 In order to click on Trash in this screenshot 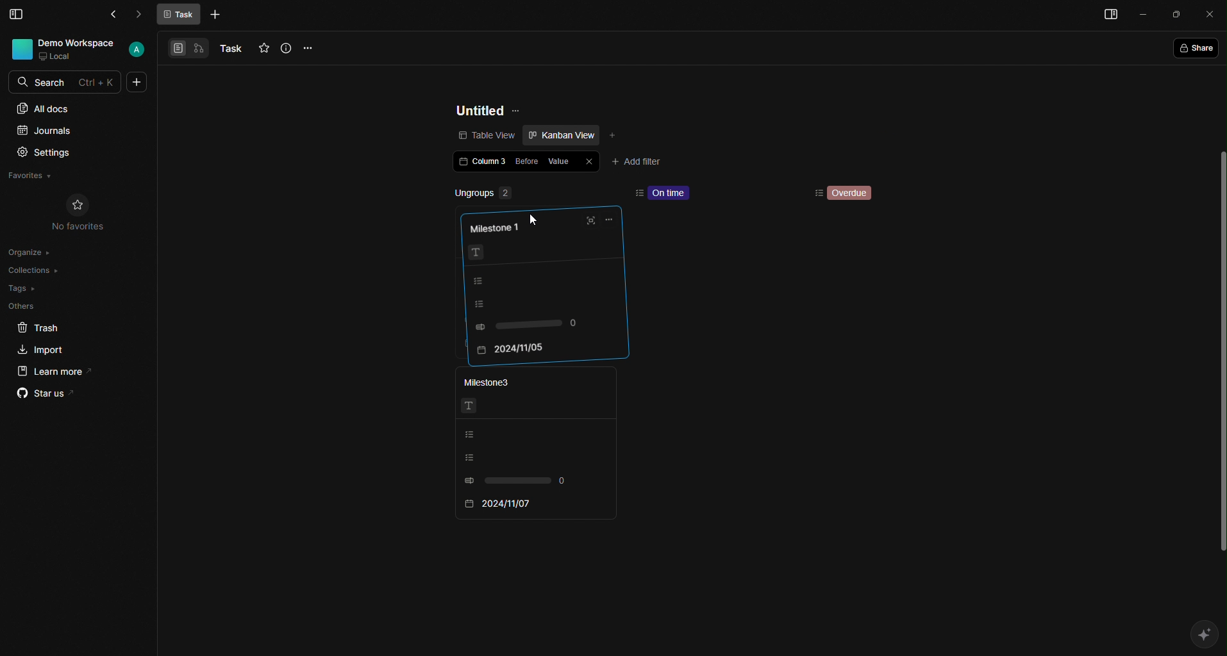, I will do `click(38, 327)`.